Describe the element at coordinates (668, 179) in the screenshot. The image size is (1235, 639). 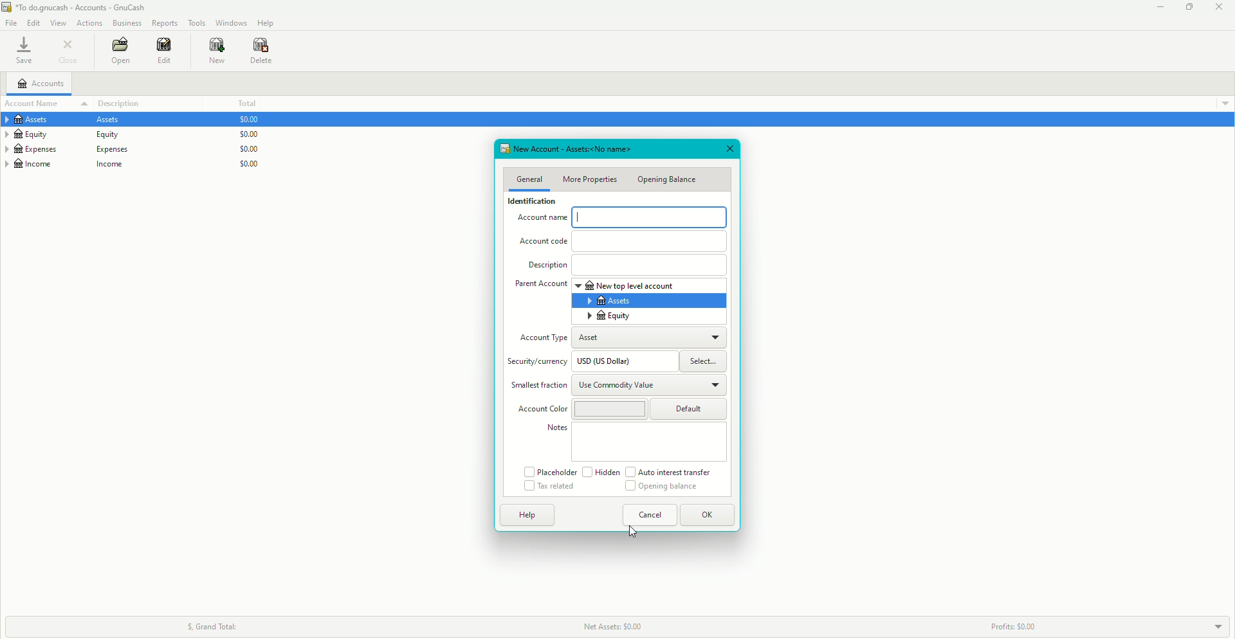
I see `Opening Balance` at that location.